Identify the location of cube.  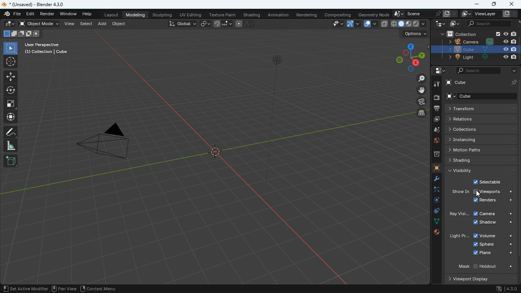
(215, 152).